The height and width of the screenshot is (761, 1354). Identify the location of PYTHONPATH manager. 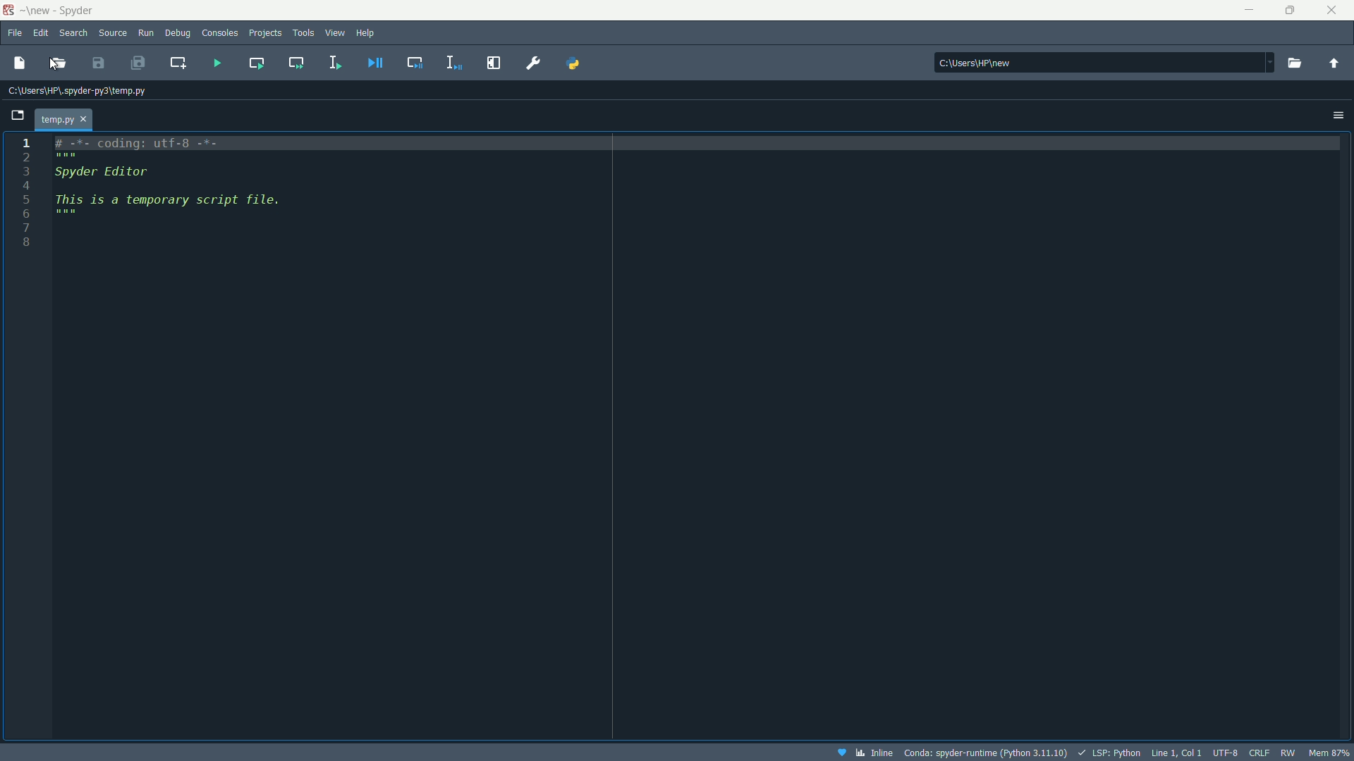
(574, 64).